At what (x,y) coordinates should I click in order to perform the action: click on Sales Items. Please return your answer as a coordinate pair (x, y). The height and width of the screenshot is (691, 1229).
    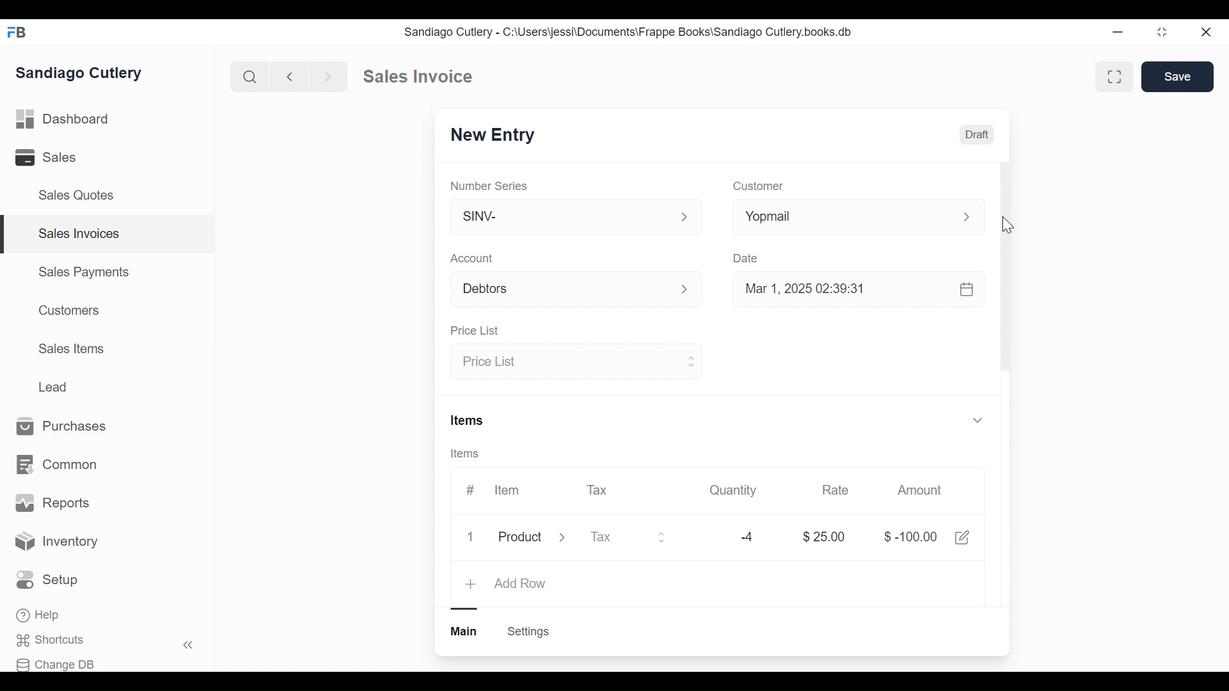
    Looking at the image, I should click on (71, 348).